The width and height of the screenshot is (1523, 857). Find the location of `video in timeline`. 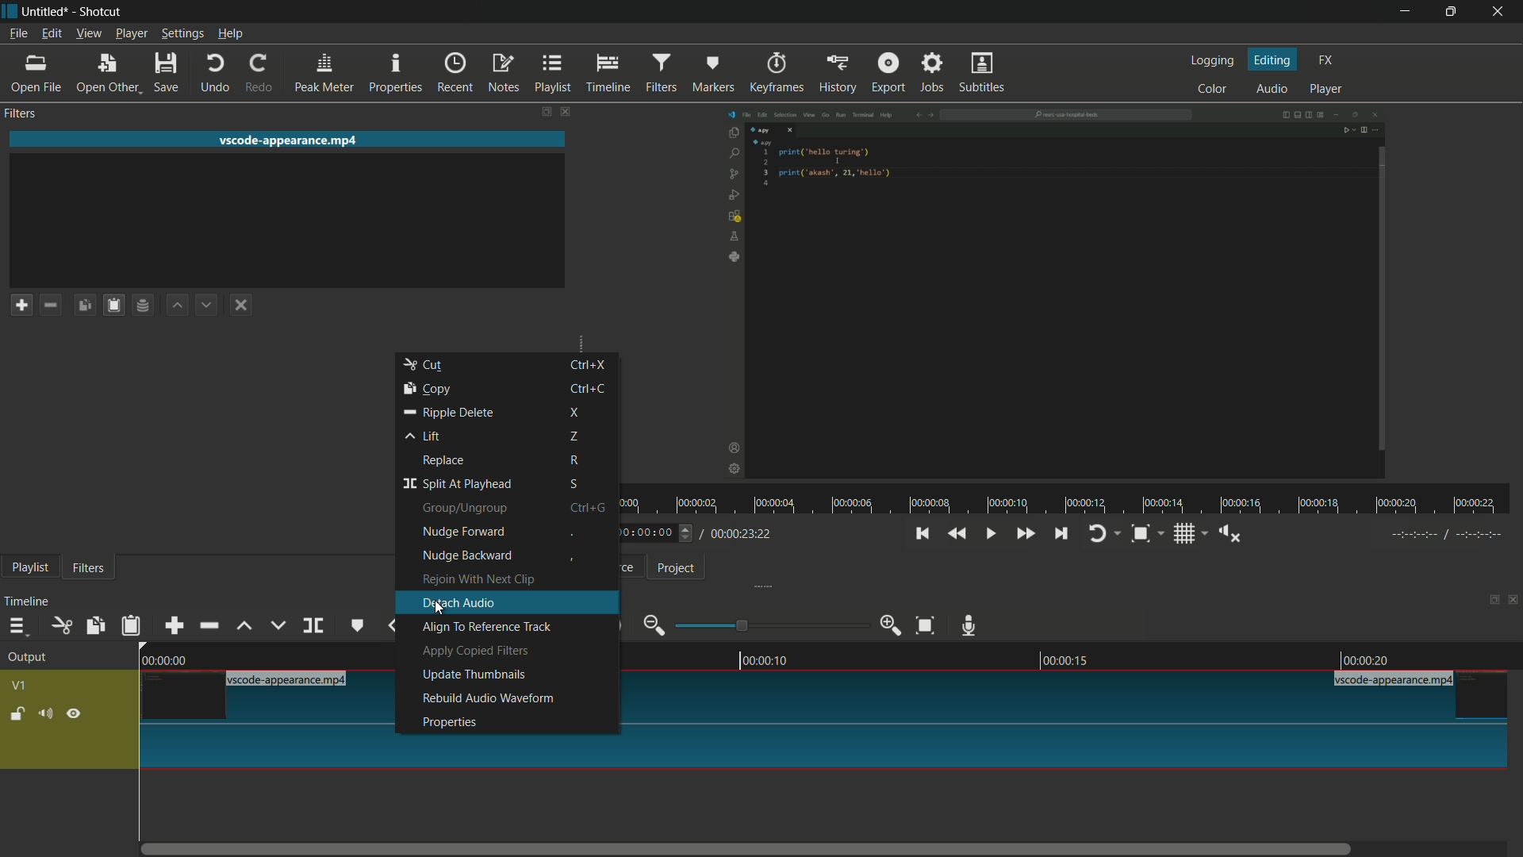

video in timeline is located at coordinates (1074, 734).